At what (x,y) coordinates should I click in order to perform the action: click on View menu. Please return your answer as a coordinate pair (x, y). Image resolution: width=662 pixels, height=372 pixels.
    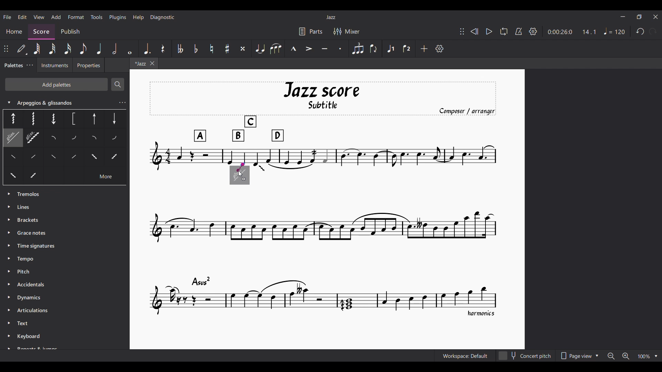
    Looking at the image, I should click on (39, 17).